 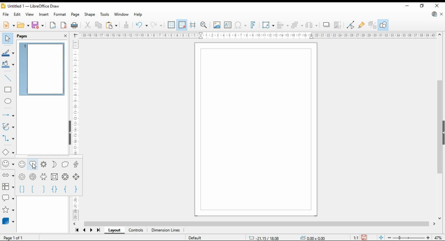 What do you see at coordinates (193, 25) in the screenshot?
I see `helplines while moving` at bounding box center [193, 25].